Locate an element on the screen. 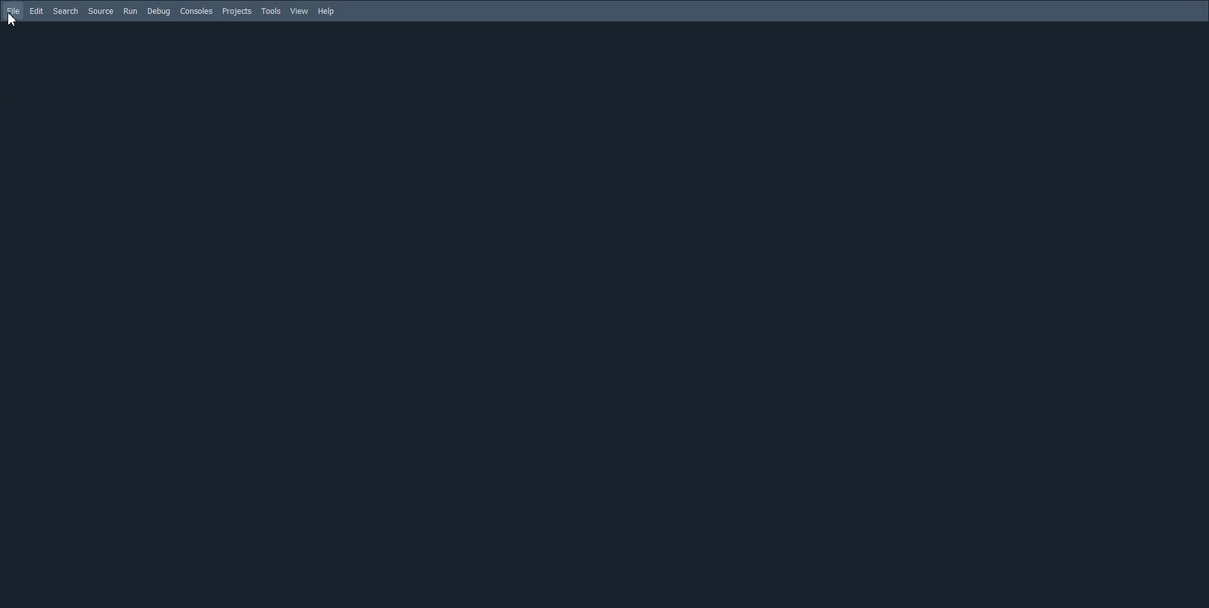 Image resolution: width=1209 pixels, height=608 pixels. Projects is located at coordinates (237, 12).